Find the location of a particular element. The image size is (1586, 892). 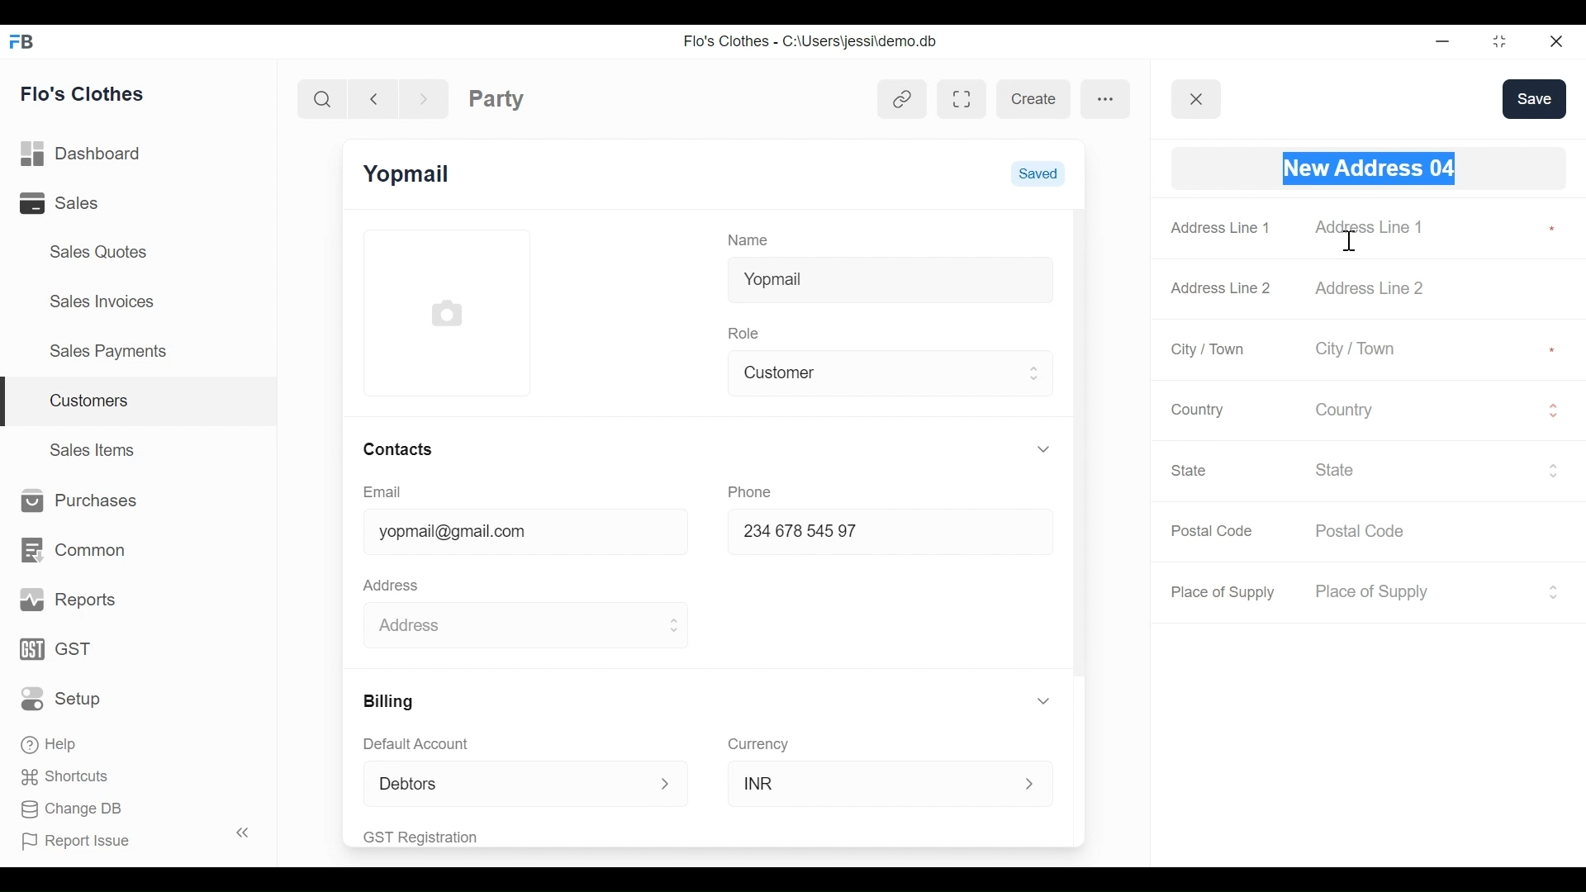

save is located at coordinates (1534, 98).